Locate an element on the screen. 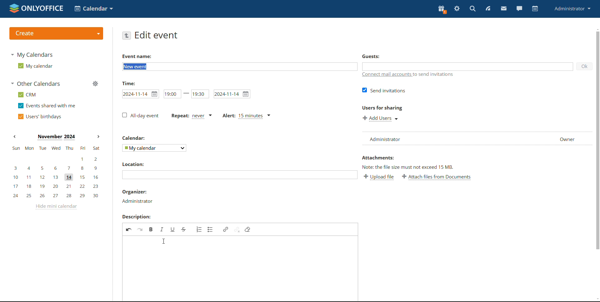  chat is located at coordinates (519, 9).